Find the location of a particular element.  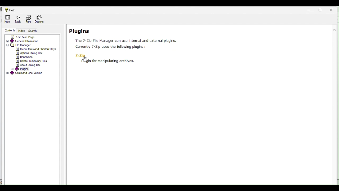

Back is located at coordinates (16, 19).